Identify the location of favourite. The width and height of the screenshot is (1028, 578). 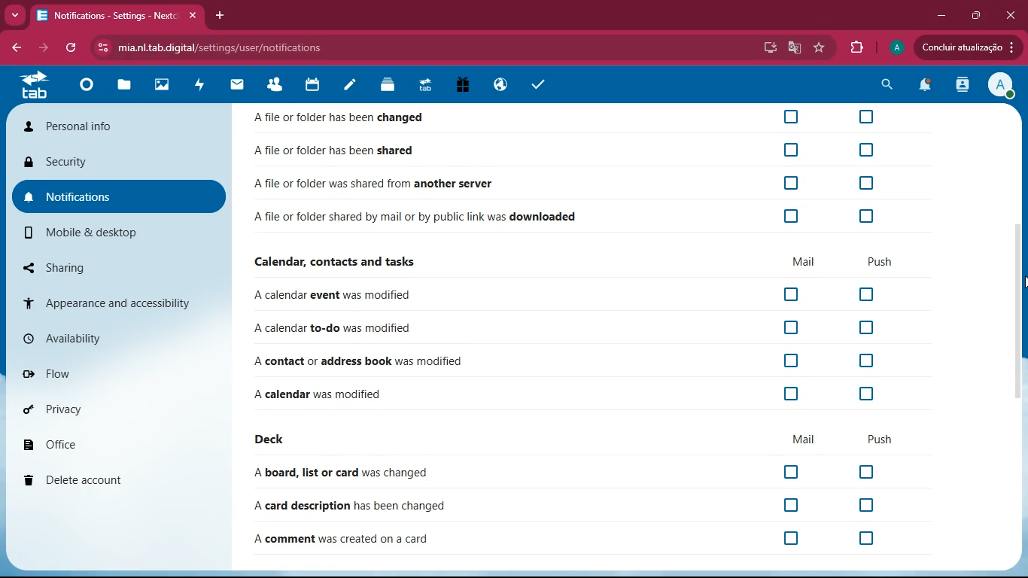
(819, 47).